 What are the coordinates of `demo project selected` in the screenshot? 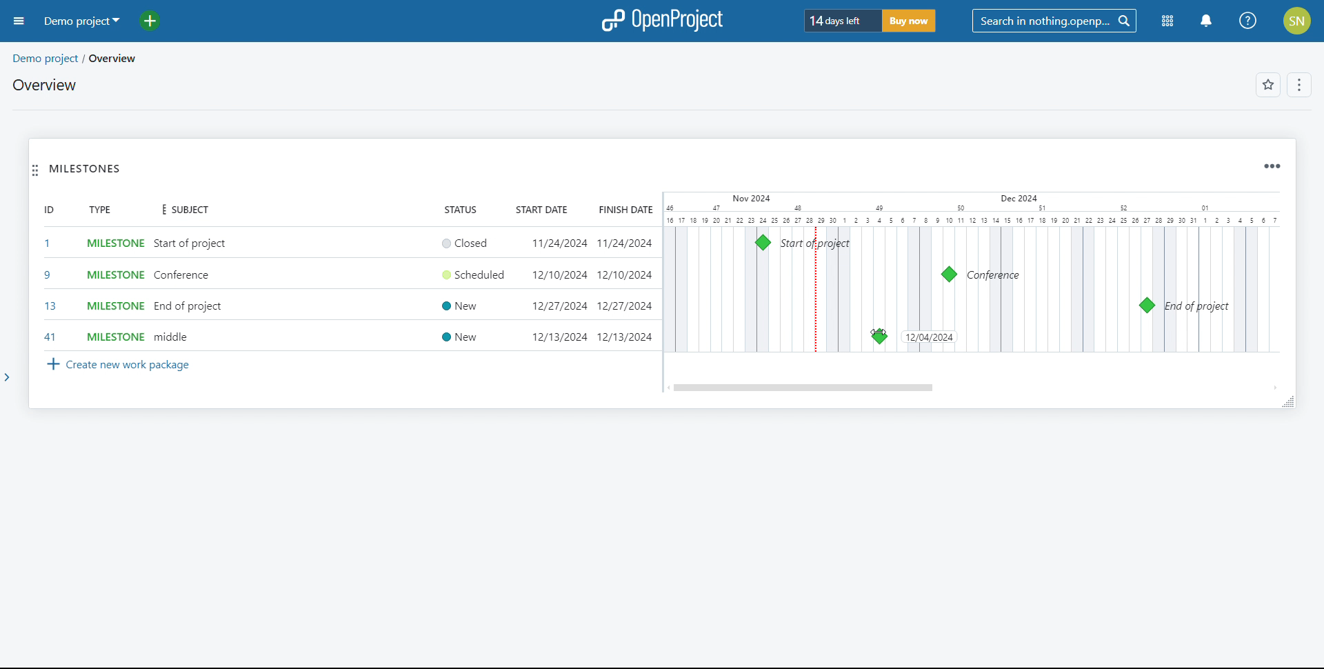 It's located at (81, 21).